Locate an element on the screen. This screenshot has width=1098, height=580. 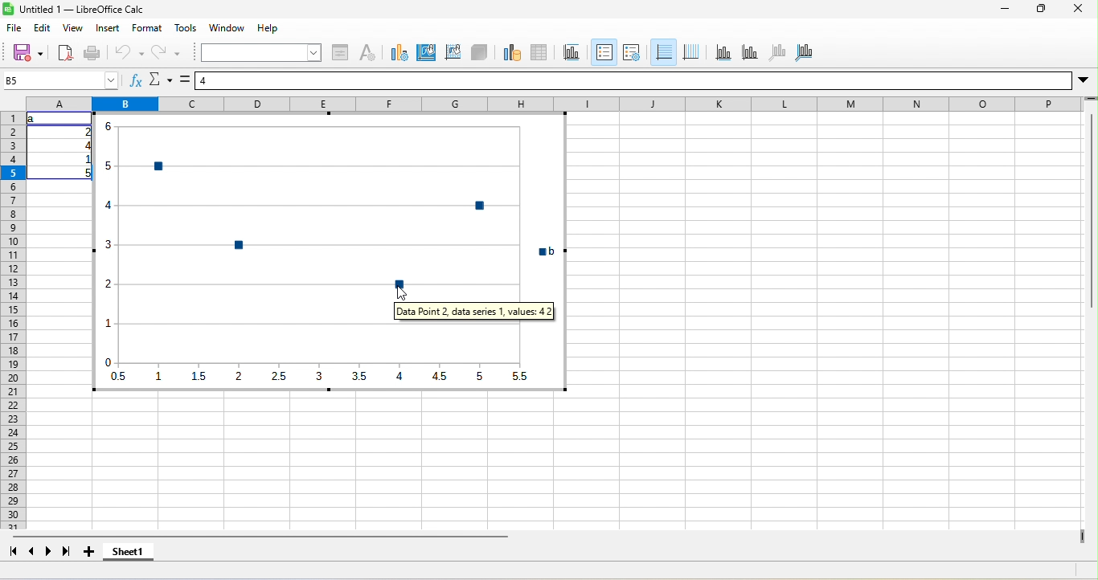
add sheet is located at coordinates (89, 551).